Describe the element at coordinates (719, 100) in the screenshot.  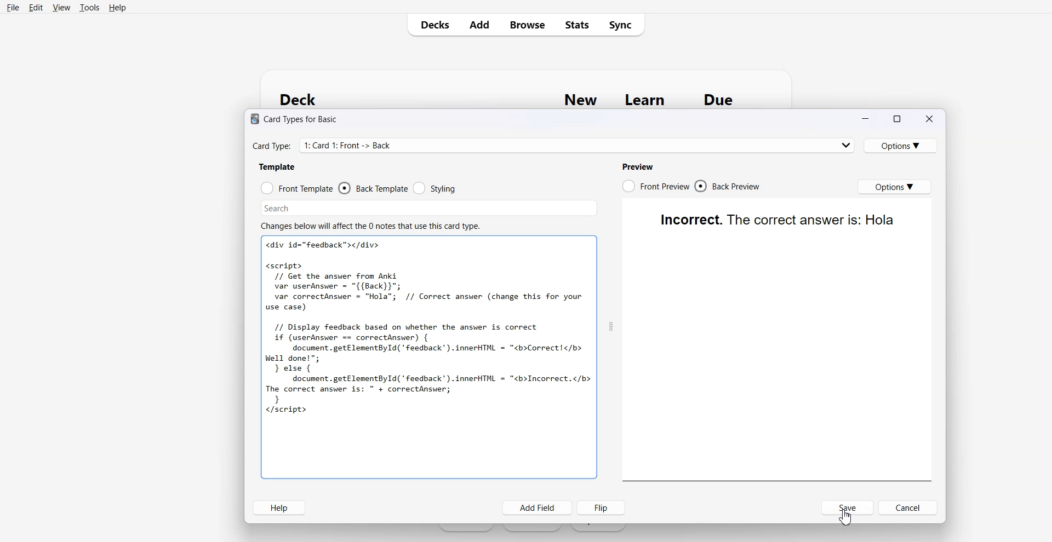
I see `Due` at that location.